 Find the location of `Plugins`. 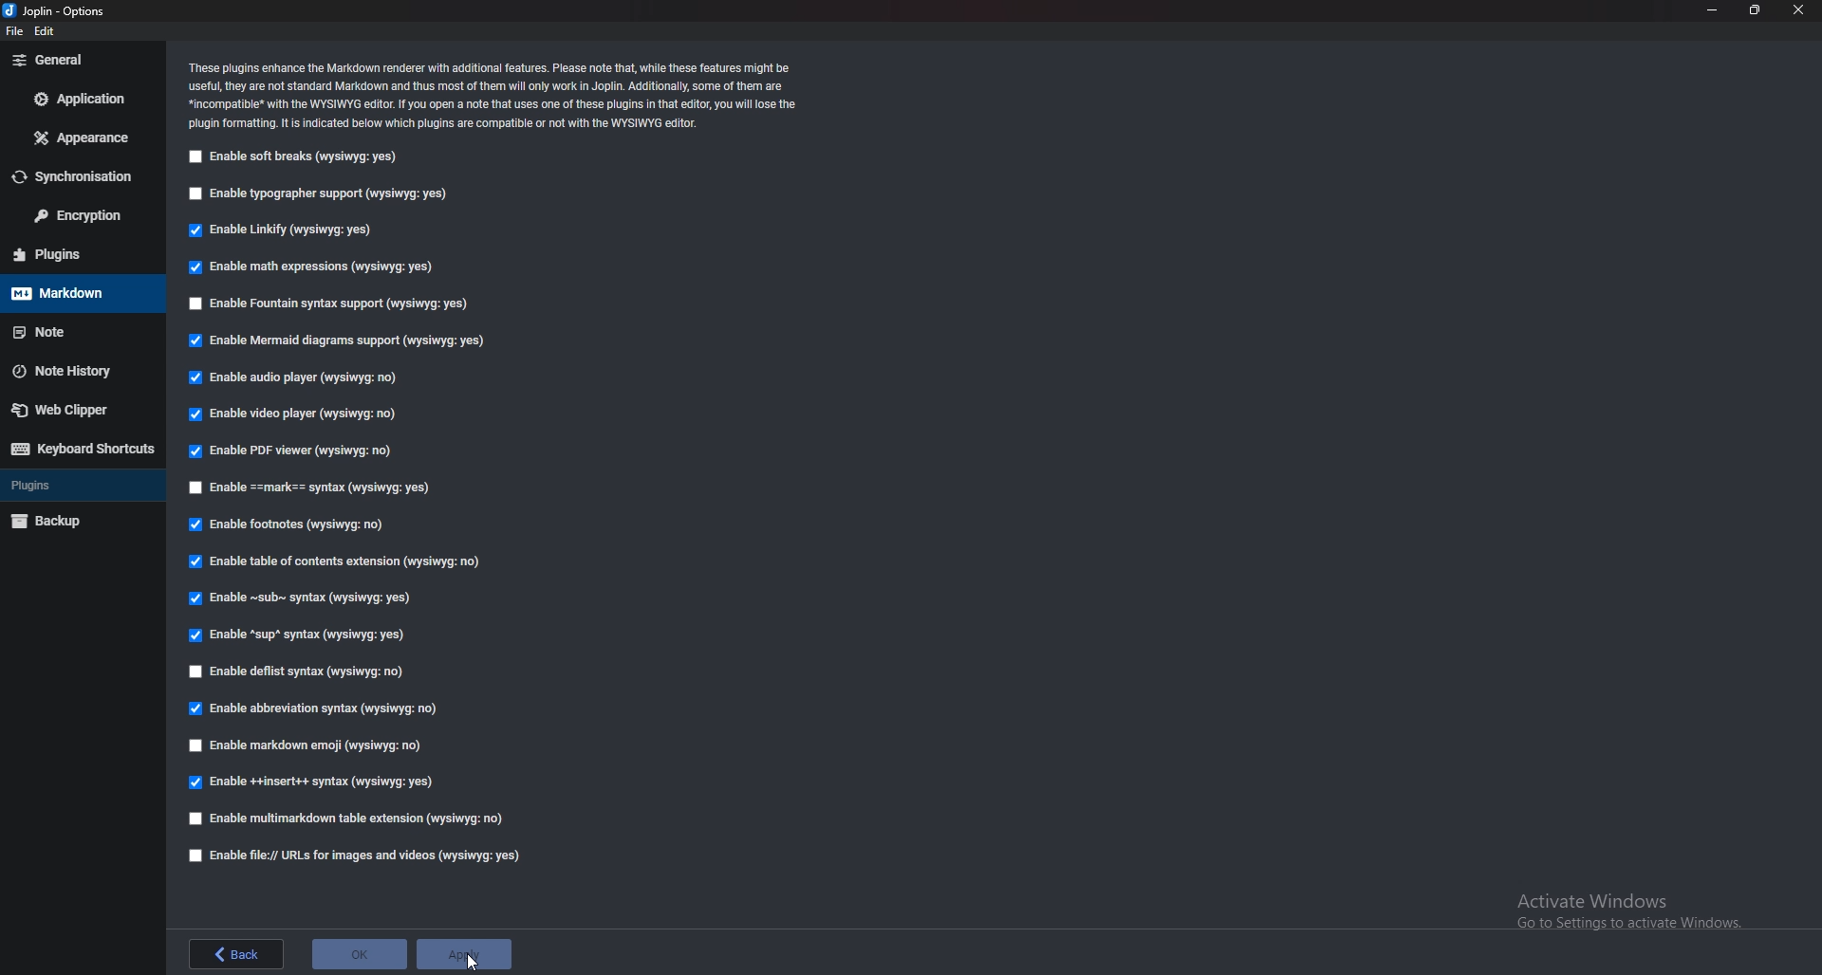

Plugins is located at coordinates (74, 254).